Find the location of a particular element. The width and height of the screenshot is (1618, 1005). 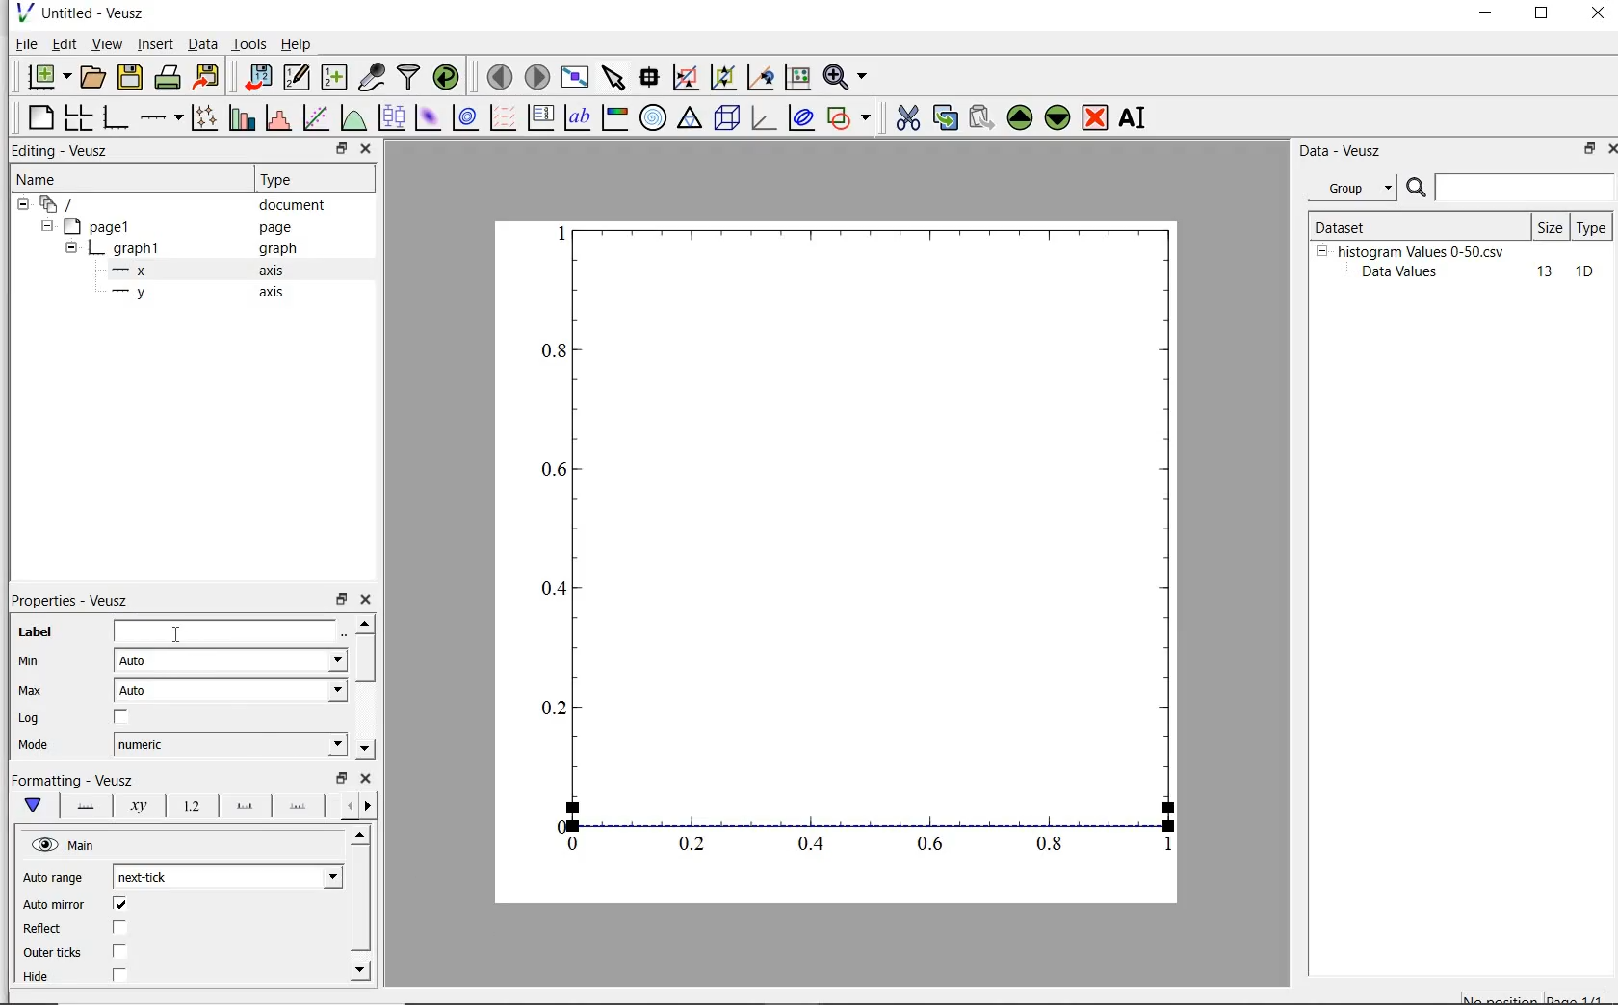

open is located at coordinates (95, 75).